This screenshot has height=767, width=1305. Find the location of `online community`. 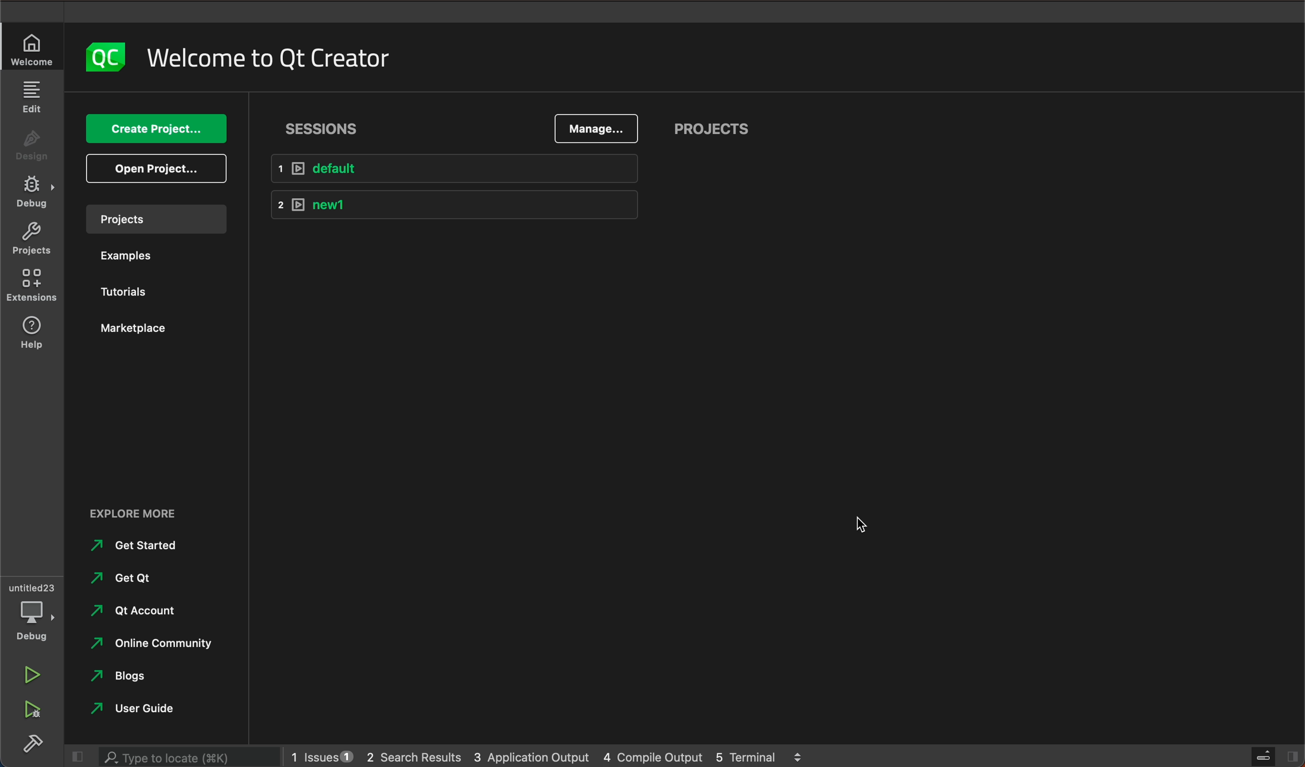

online community is located at coordinates (146, 643).